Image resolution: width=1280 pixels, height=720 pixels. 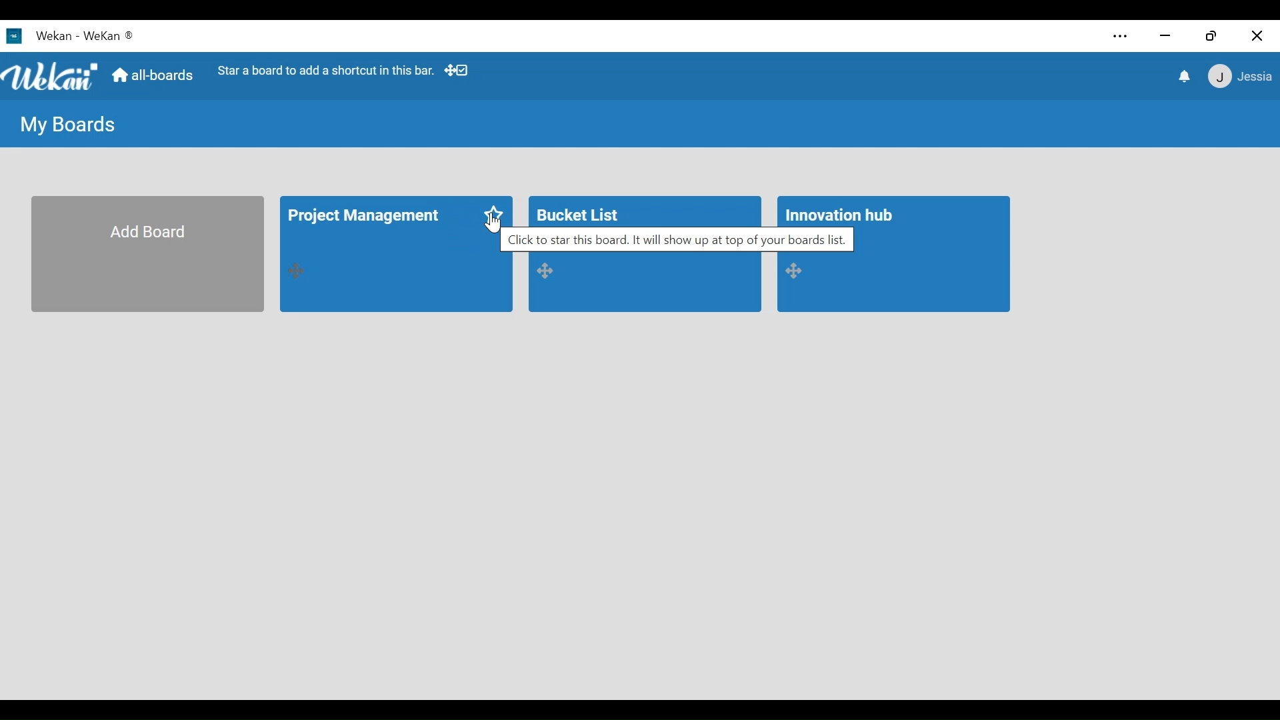 What do you see at coordinates (299, 271) in the screenshot?
I see `Desktop drag handle` at bounding box center [299, 271].